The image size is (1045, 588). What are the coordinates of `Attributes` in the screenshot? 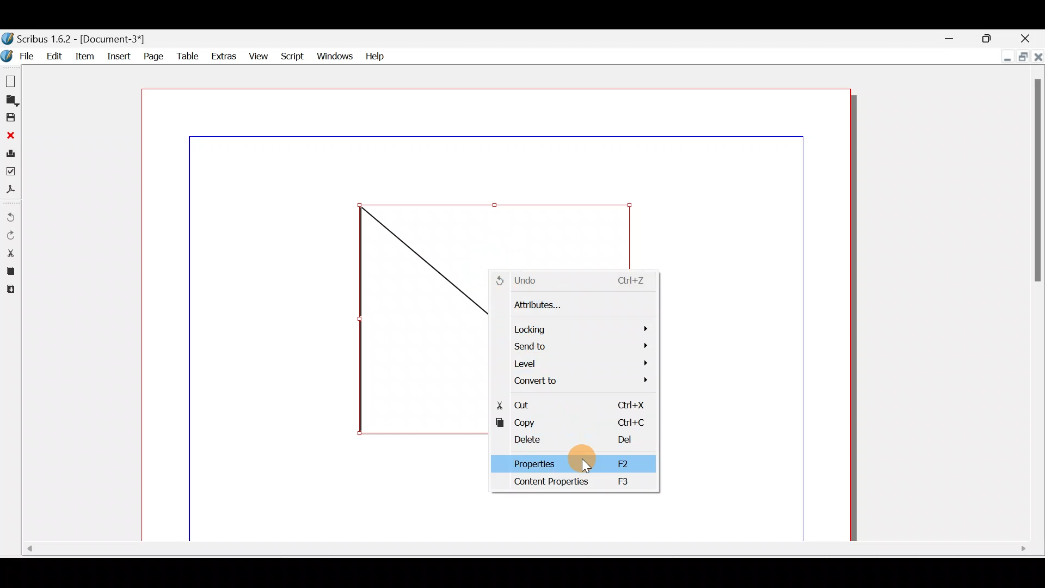 It's located at (571, 305).